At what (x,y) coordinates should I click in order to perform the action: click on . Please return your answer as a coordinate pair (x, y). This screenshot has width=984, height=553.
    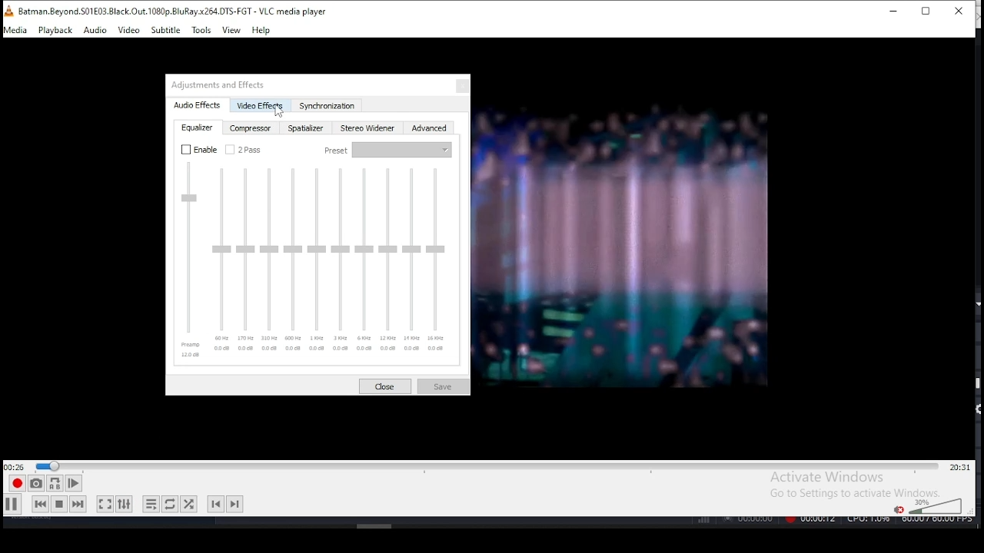
    Looking at the image, I should click on (278, 114).